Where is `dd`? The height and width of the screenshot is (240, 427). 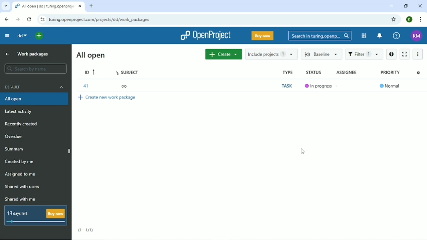
dd is located at coordinates (22, 36).